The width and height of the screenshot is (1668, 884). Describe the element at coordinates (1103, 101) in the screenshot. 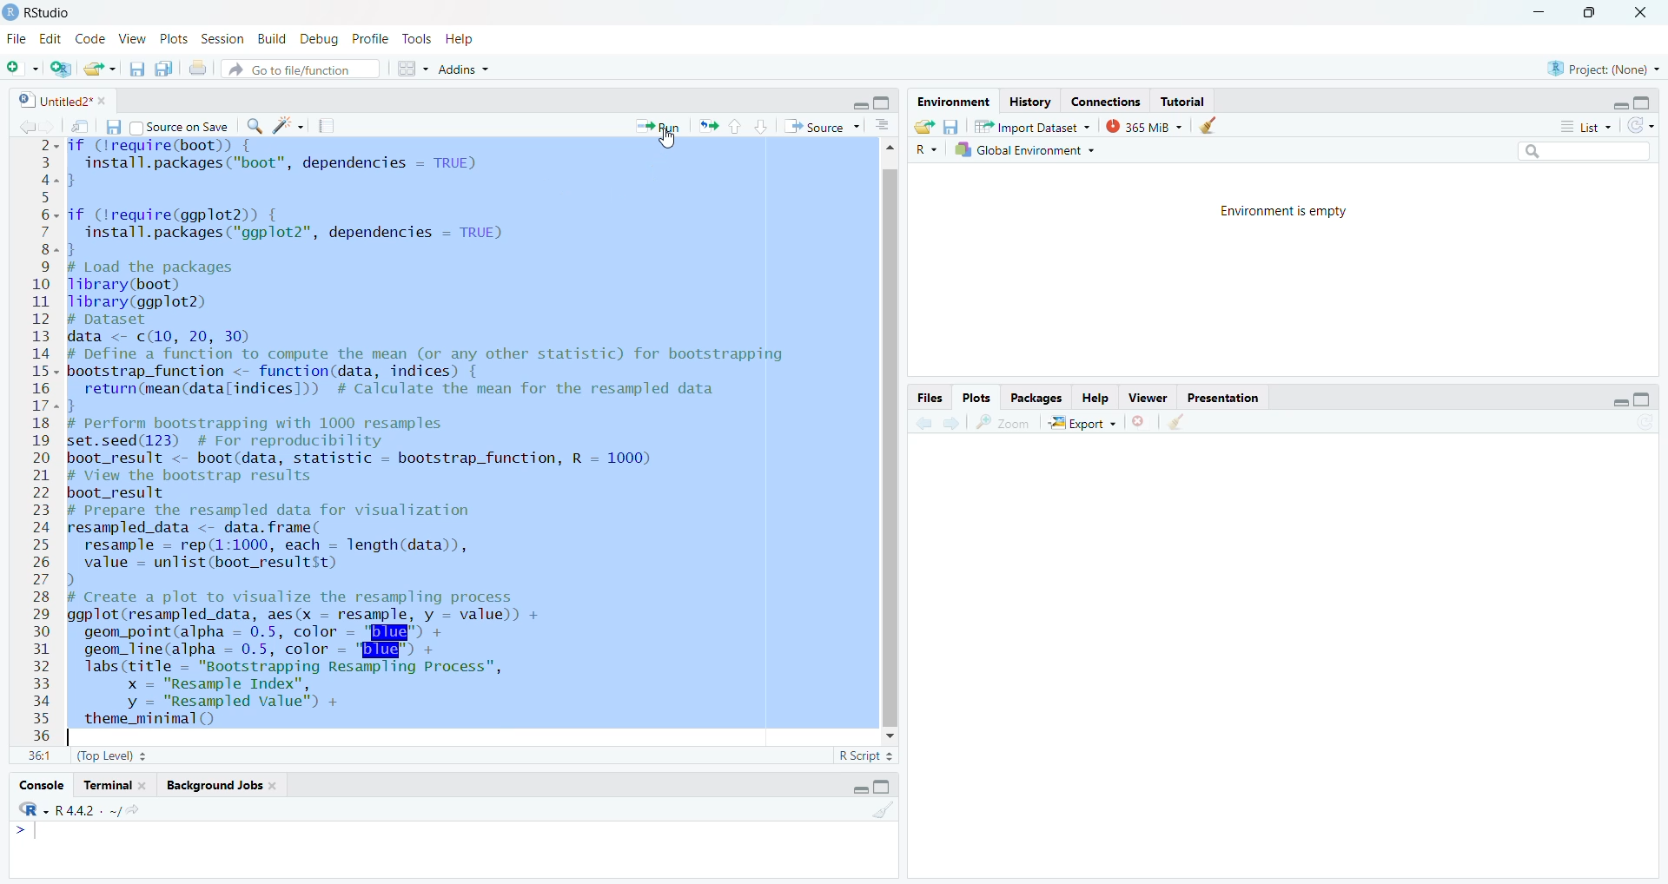

I see `connections` at that location.